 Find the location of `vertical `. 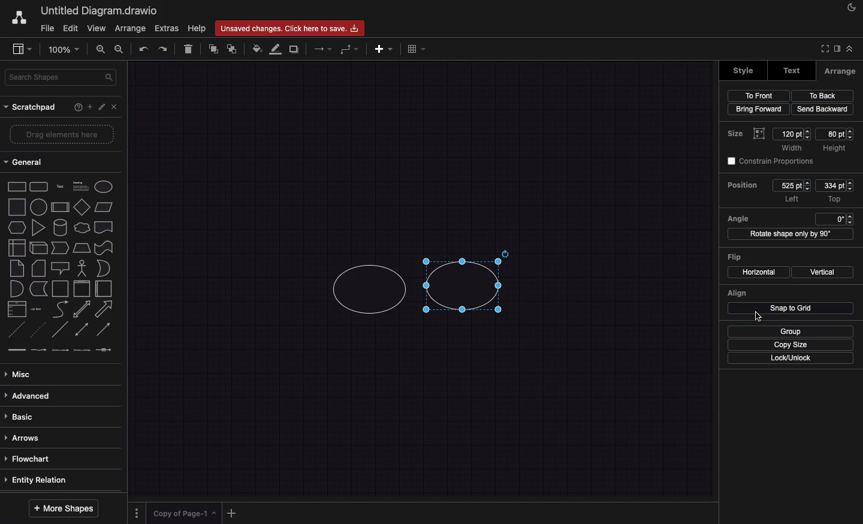

vertical  is located at coordinates (822, 272).